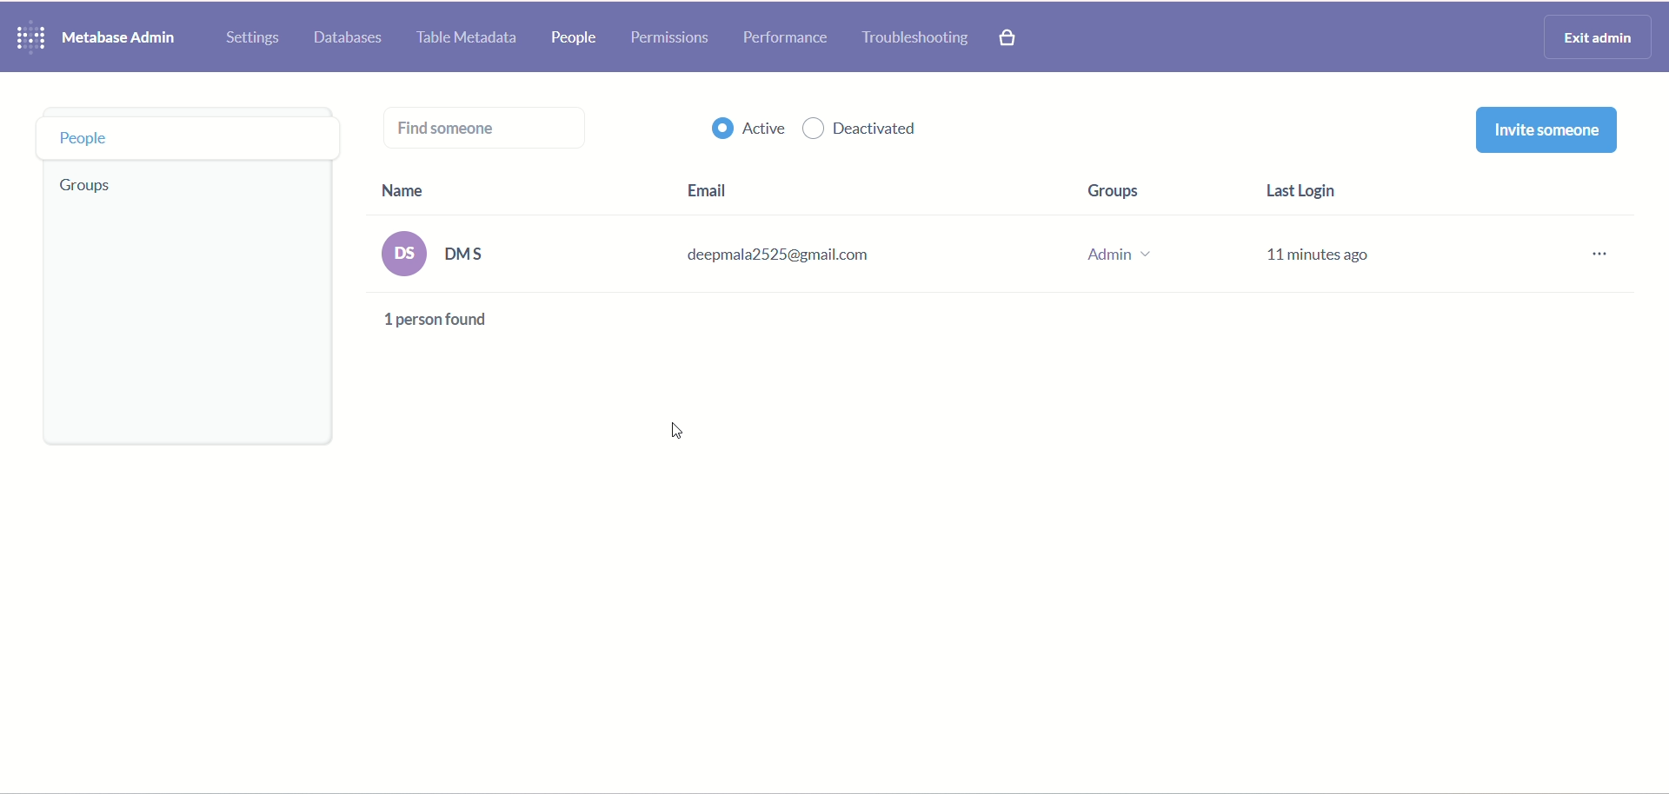 This screenshot has height=794, width=1669. Describe the element at coordinates (352, 39) in the screenshot. I see `databases` at that location.